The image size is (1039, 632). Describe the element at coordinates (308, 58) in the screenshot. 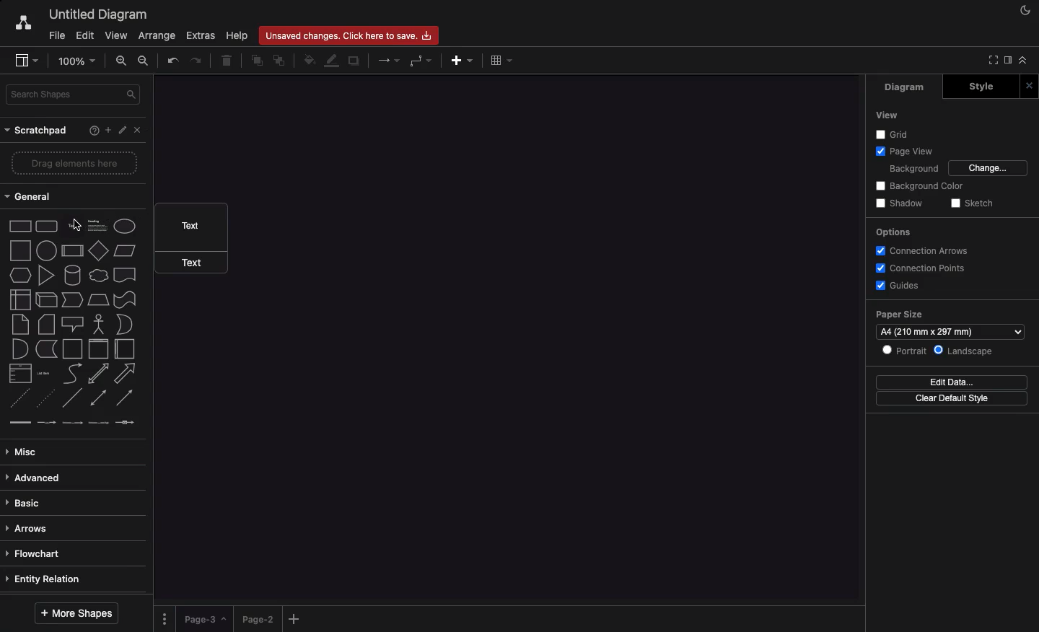

I see `Fill ` at that location.